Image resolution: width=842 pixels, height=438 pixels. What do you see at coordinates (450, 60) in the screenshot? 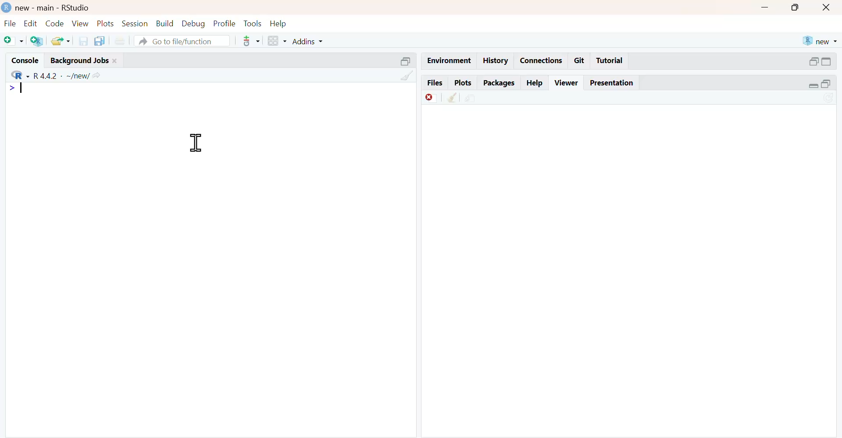
I see `Environment ` at bounding box center [450, 60].